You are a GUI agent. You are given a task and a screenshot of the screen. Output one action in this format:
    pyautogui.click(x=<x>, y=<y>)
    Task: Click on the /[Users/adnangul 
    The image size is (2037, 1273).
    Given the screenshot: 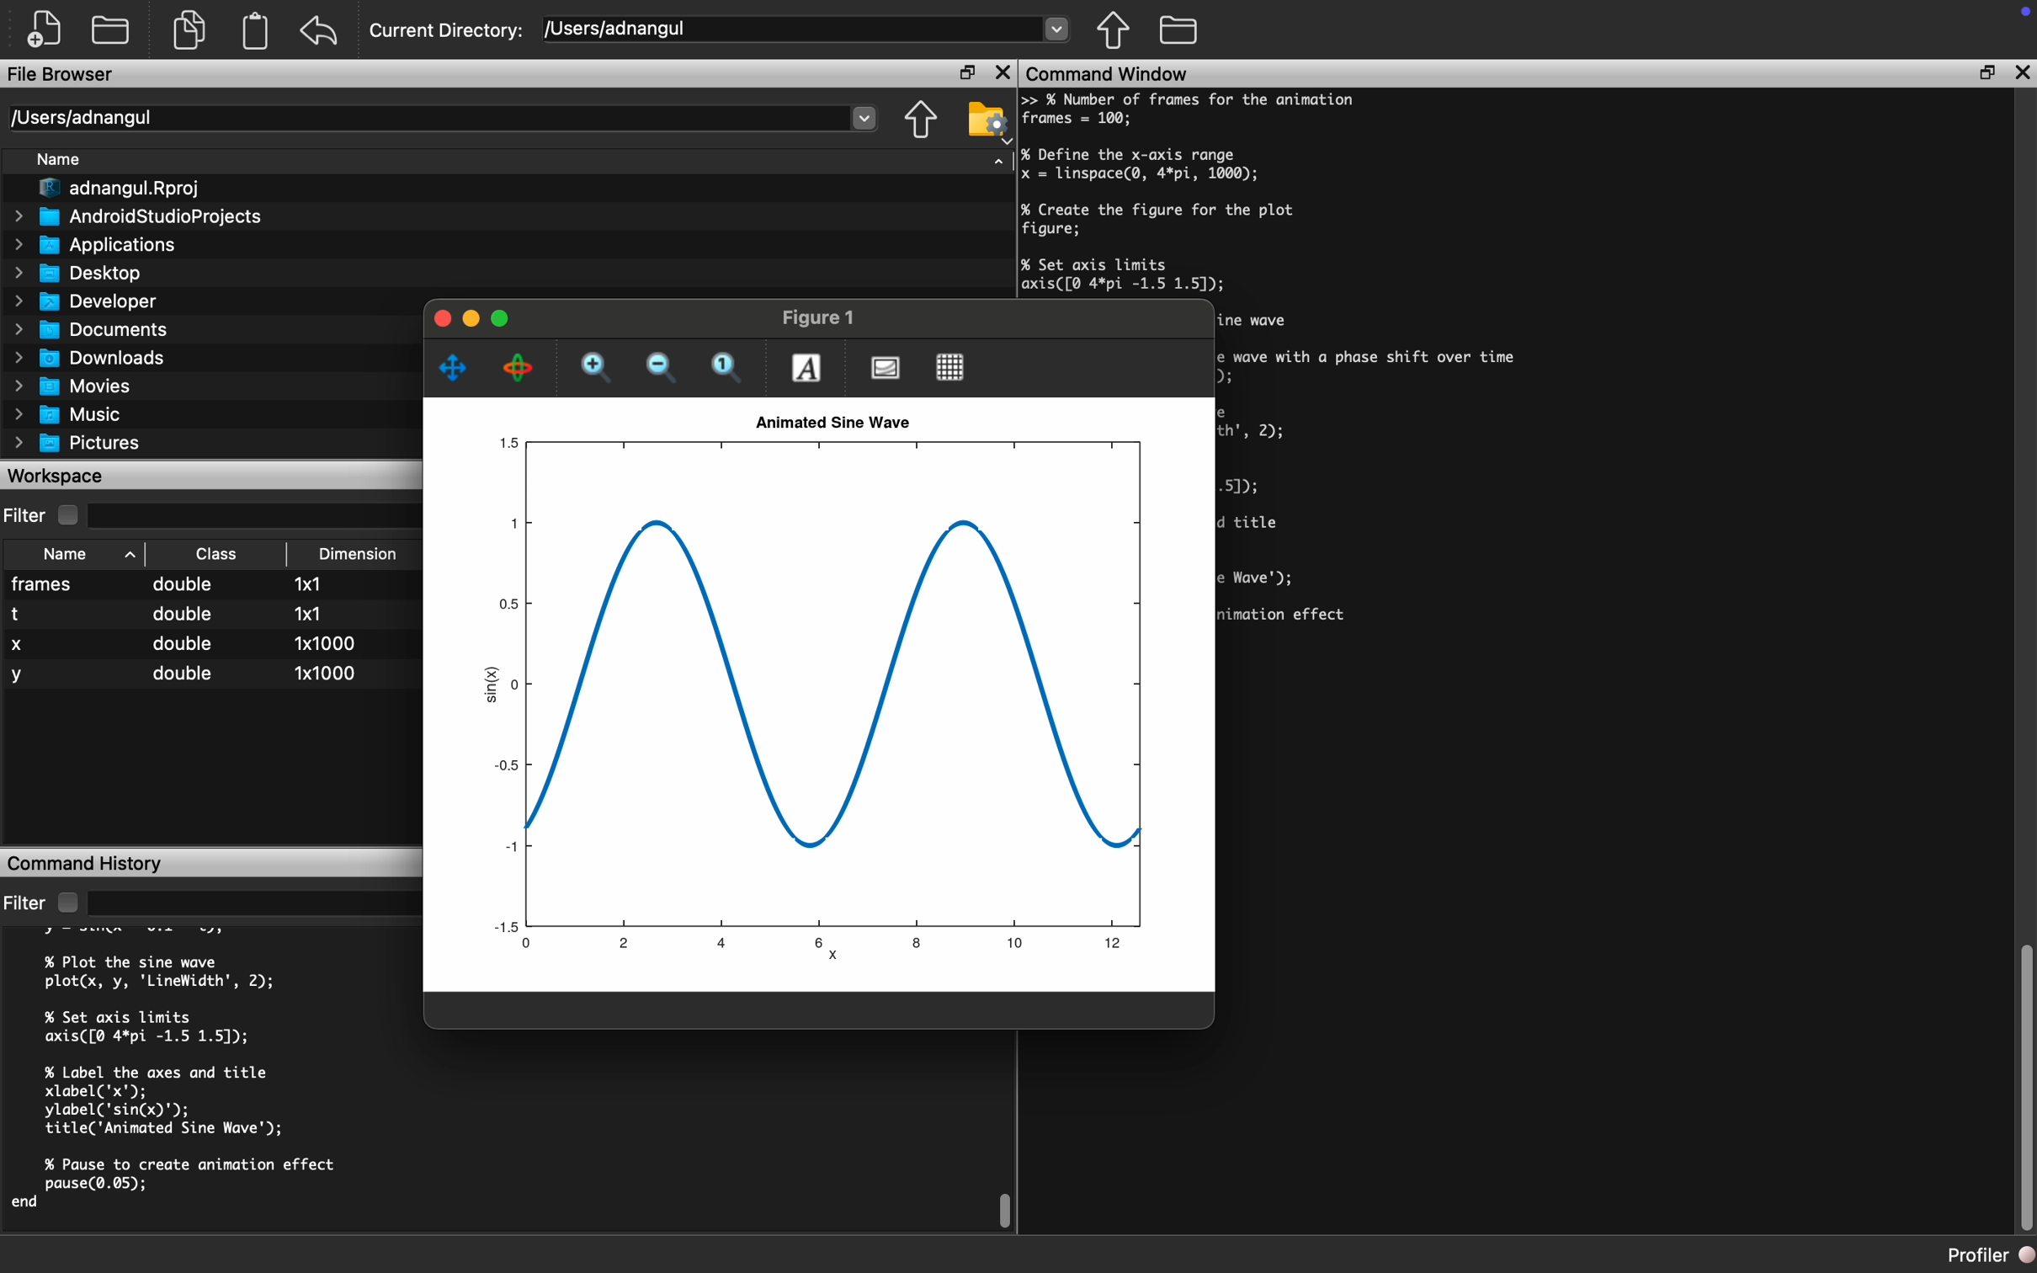 What is the action you would take?
    pyautogui.click(x=807, y=28)
    